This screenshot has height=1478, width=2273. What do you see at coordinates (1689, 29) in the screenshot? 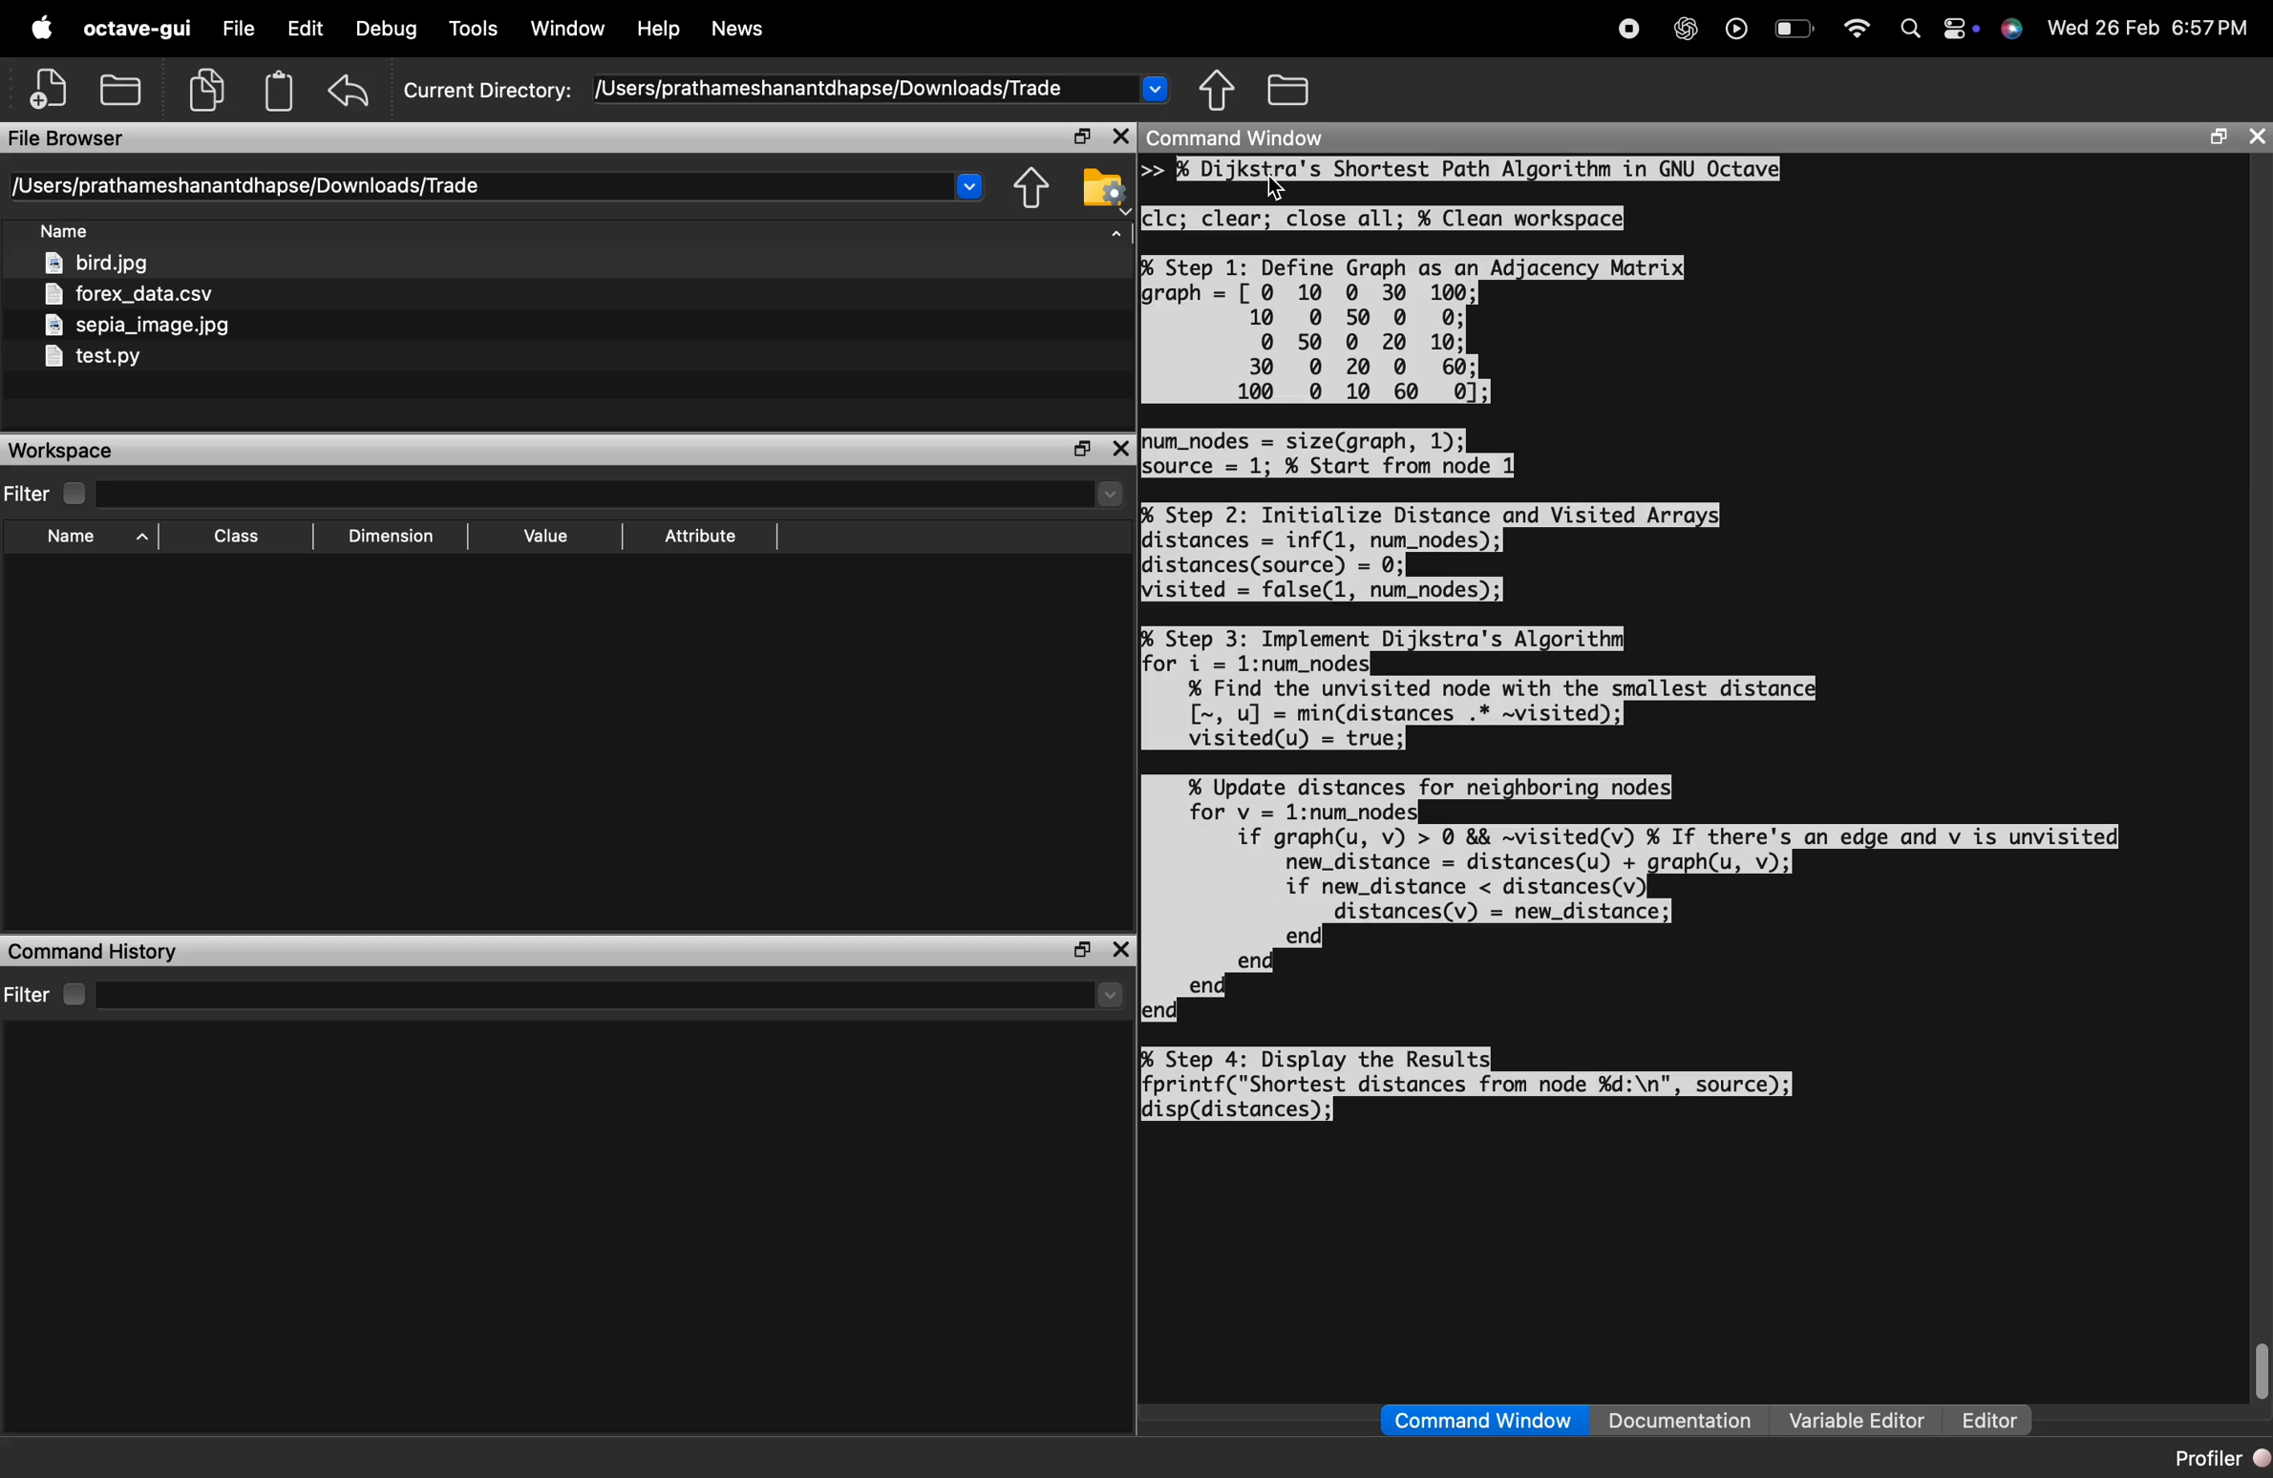
I see `chatgpt` at bounding box center [1689, 29].